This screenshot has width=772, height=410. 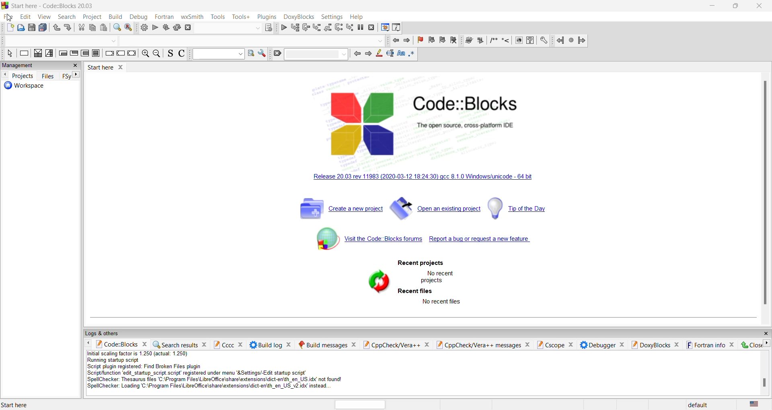 What do you see at coordinates (570, 41) in the screenshot?
I see `last jump` at bounding box center [570, 41].